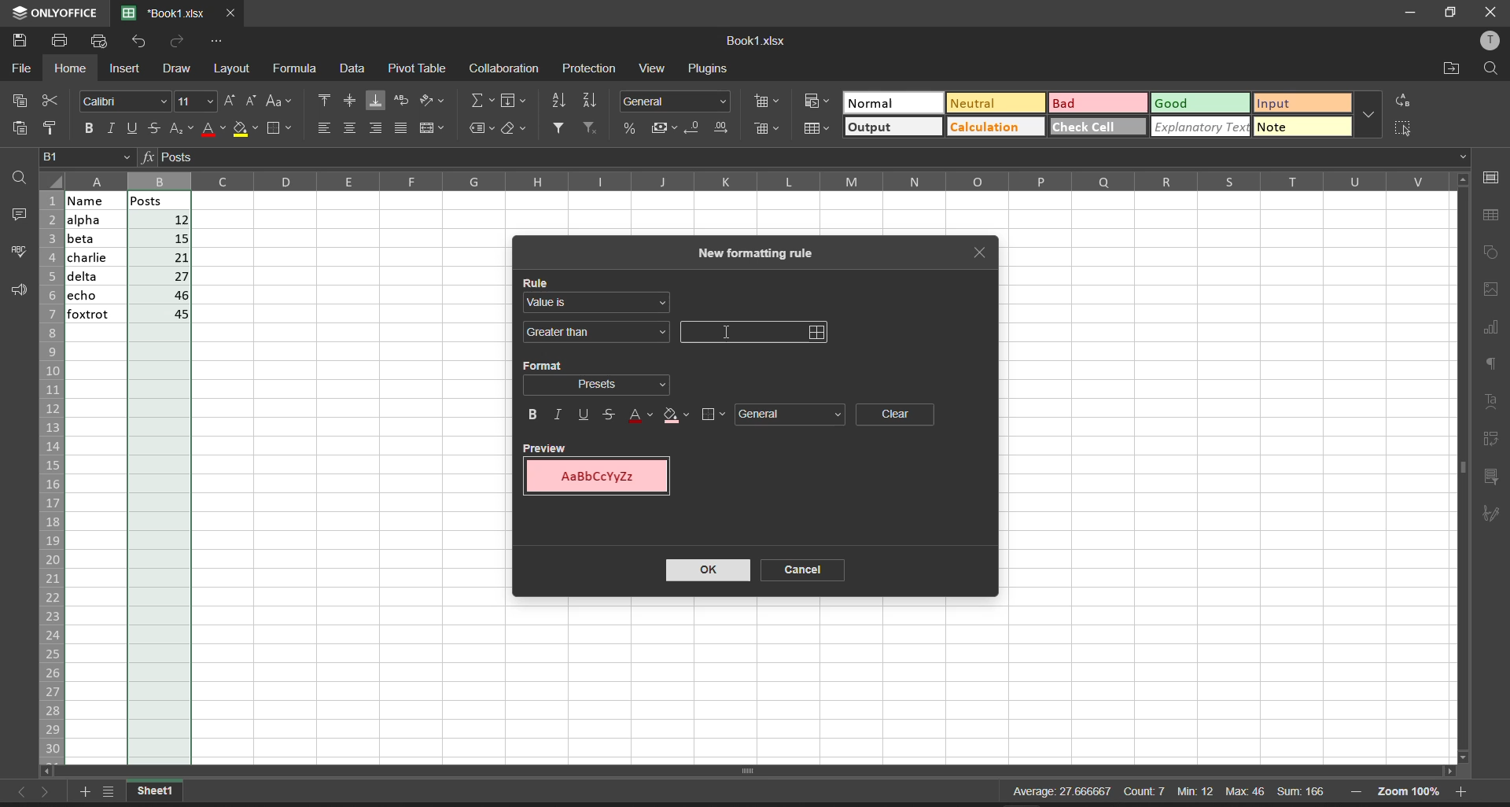 The image size is (1510, 807). Describe the element at coordinates (595, 333) in the screenshot. I see `greater than` at that location.